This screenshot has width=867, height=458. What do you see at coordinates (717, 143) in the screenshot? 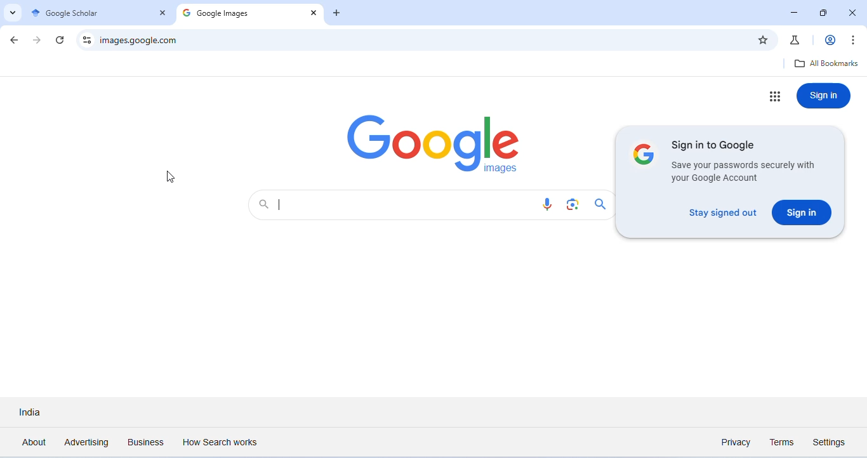
I see `sign in to google` at bounding box center [717, 143].